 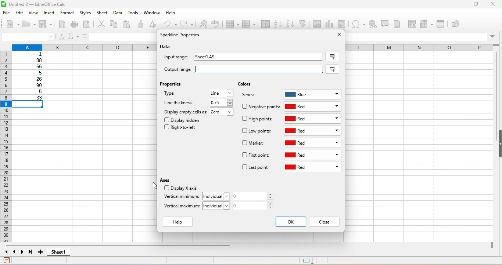 I want to click on drag to view next columns, so click(x=492, y=245).